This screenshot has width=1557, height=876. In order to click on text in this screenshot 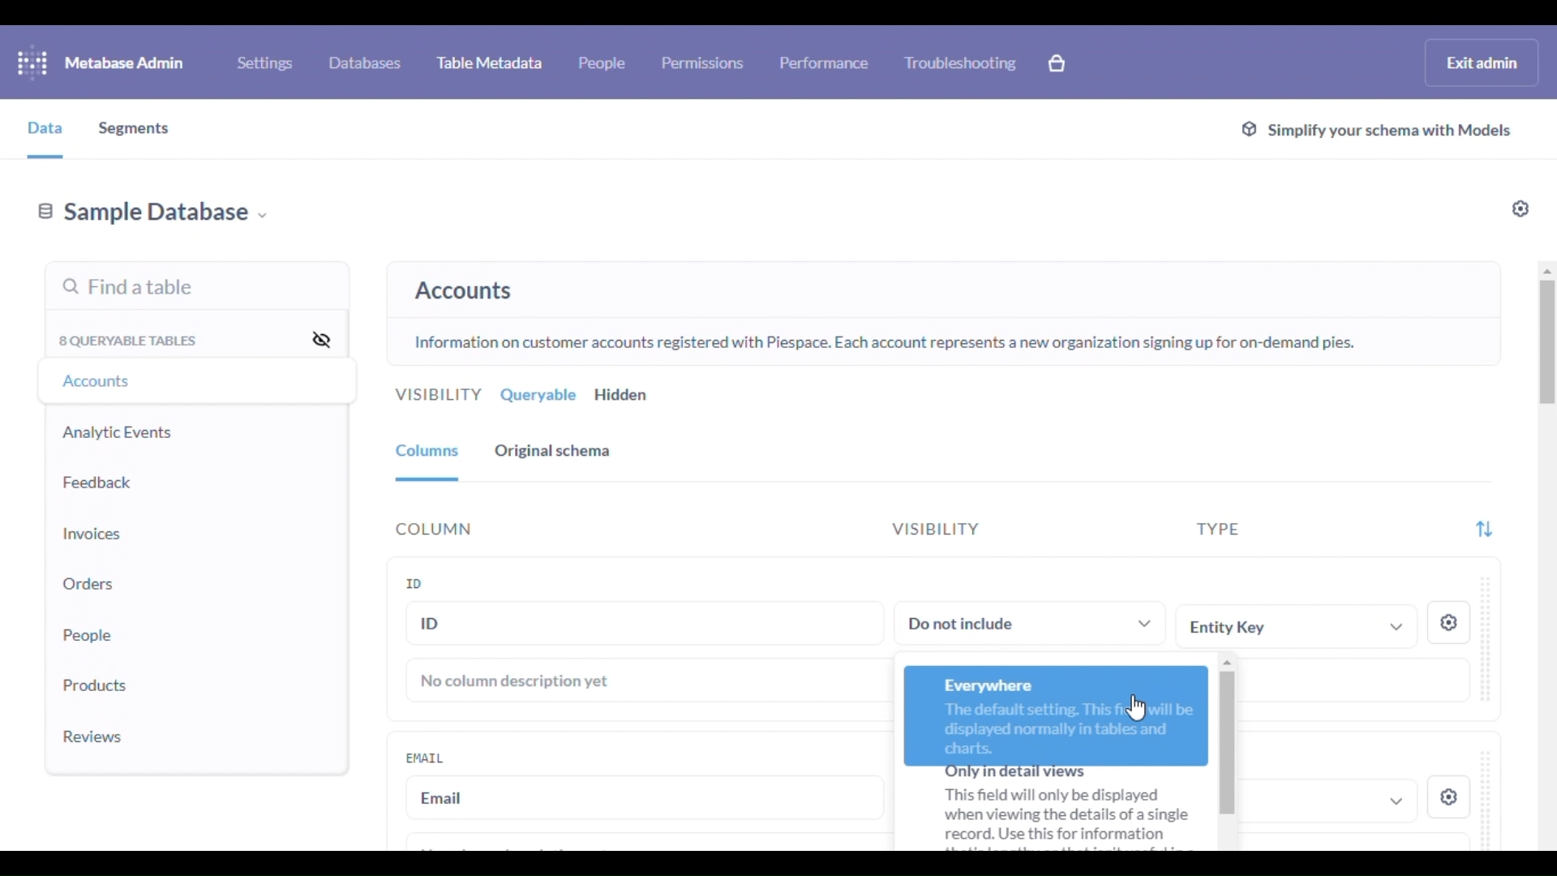, I will do `click(1053, 812)`.